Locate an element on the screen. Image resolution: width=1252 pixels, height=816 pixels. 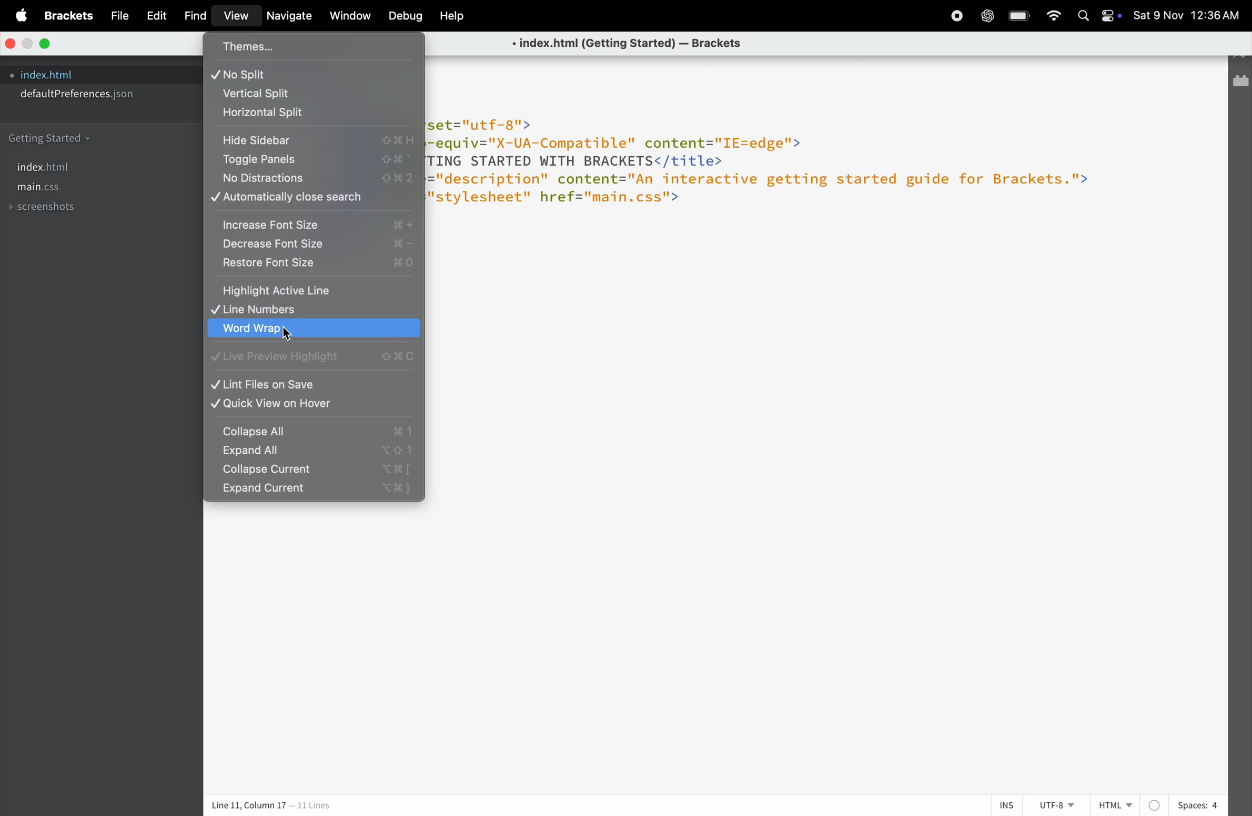
highlight active line is located at coordinates (312, 291).